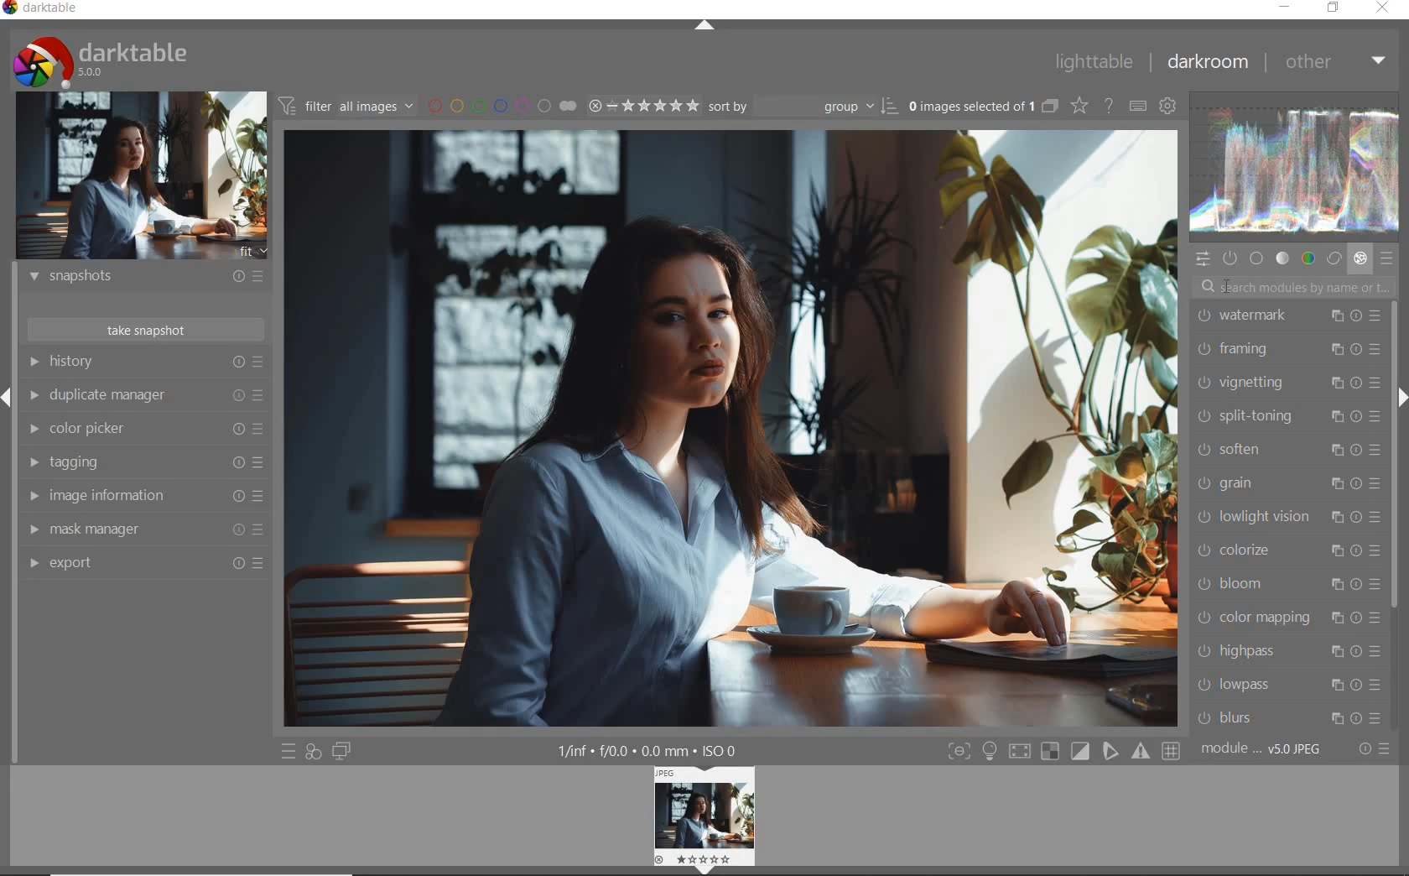  I want to click on expand grouped images, so click(985, 108).